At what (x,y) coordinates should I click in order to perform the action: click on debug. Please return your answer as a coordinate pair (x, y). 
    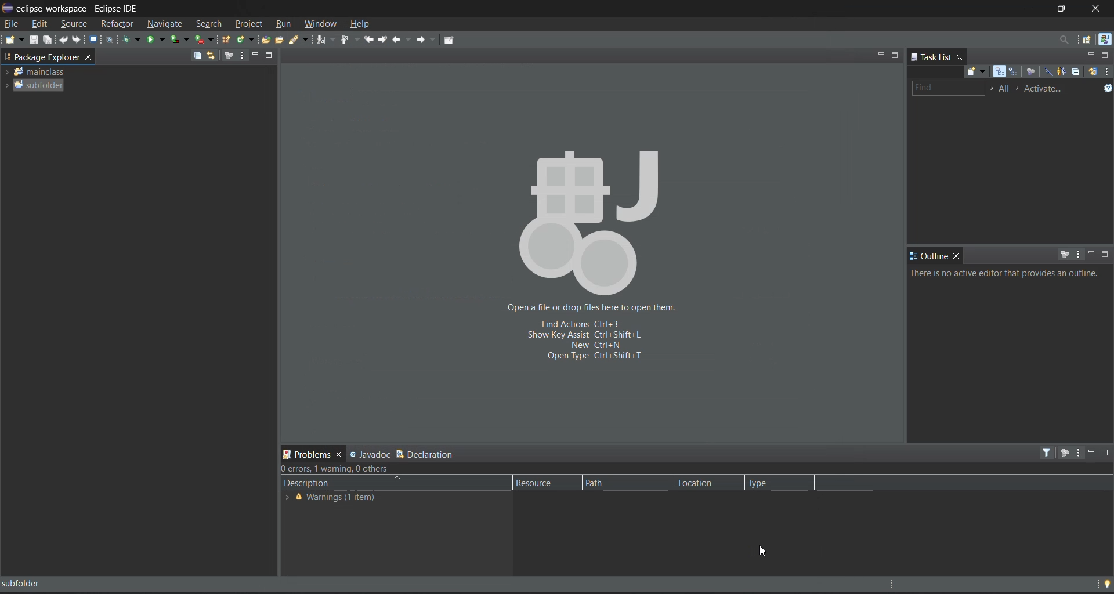
    Looking at the image, I should click on (132, 39).